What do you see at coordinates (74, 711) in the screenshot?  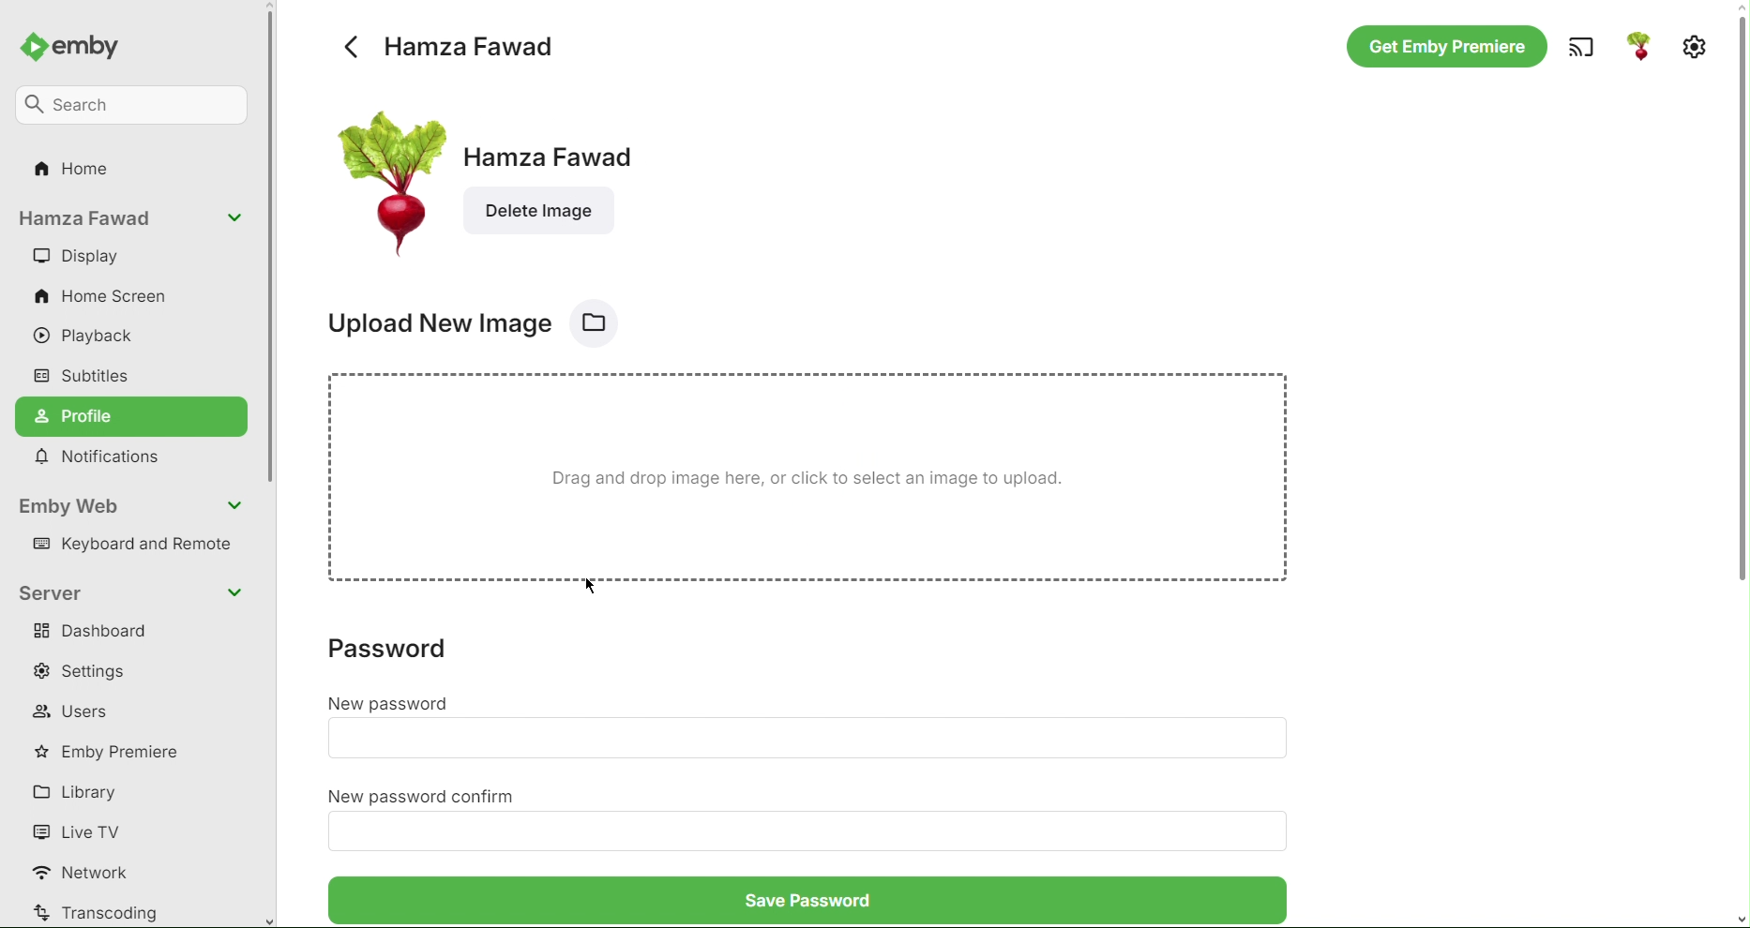 I see `Users` at bounding box center [74, 711].